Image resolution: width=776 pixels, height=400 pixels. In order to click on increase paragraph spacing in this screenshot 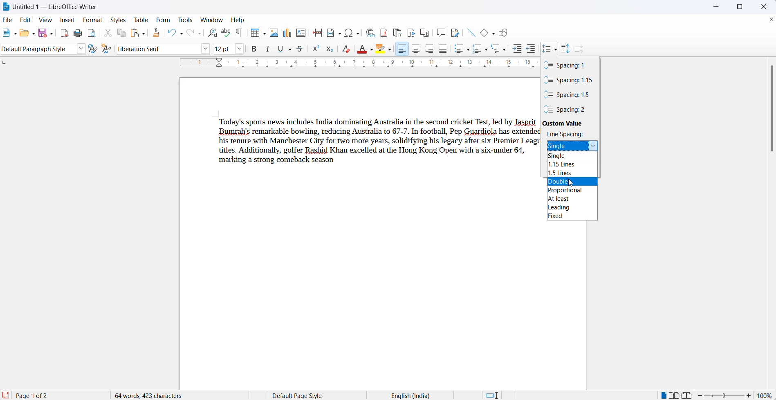, I will do `click(567, 47)`.